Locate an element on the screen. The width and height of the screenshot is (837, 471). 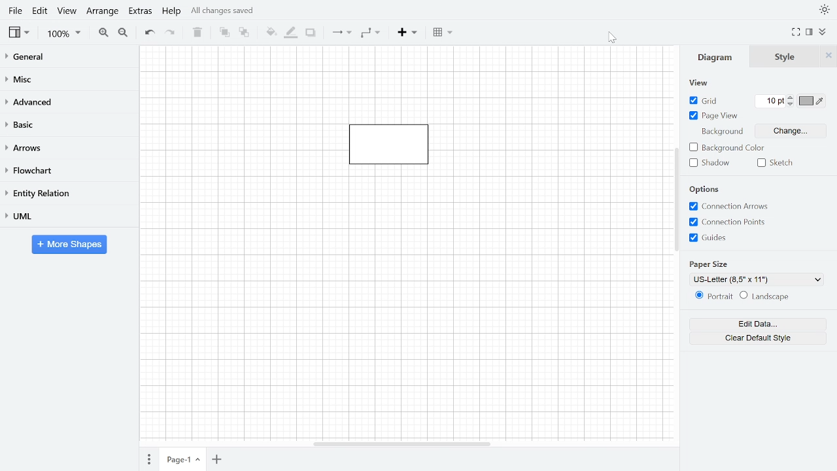
View is located at coordinates (20, 33).